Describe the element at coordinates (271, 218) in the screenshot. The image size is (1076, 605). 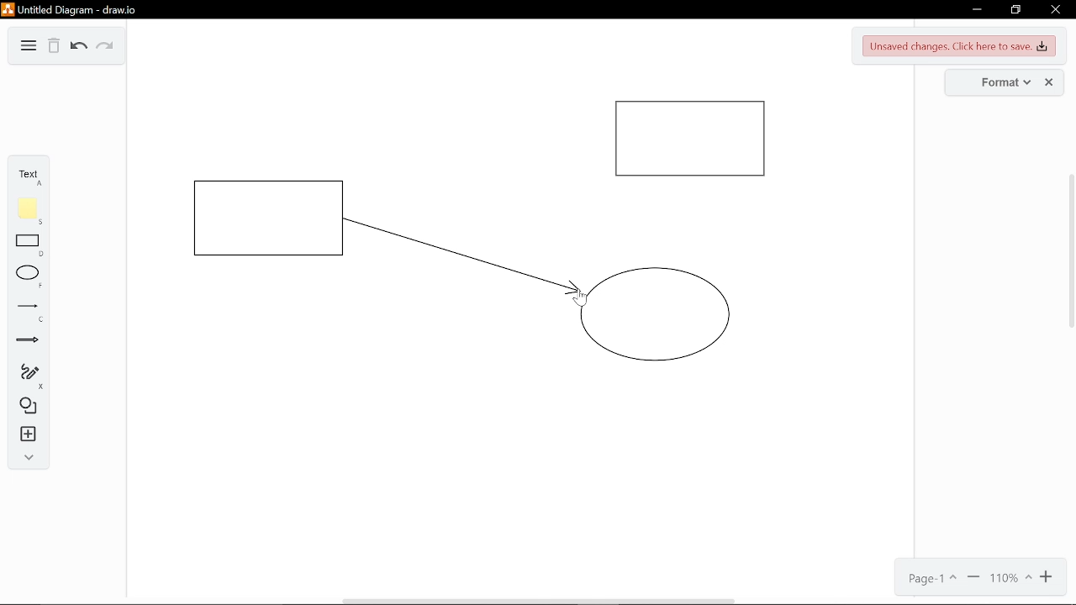
I see `Rectangle` at that location.